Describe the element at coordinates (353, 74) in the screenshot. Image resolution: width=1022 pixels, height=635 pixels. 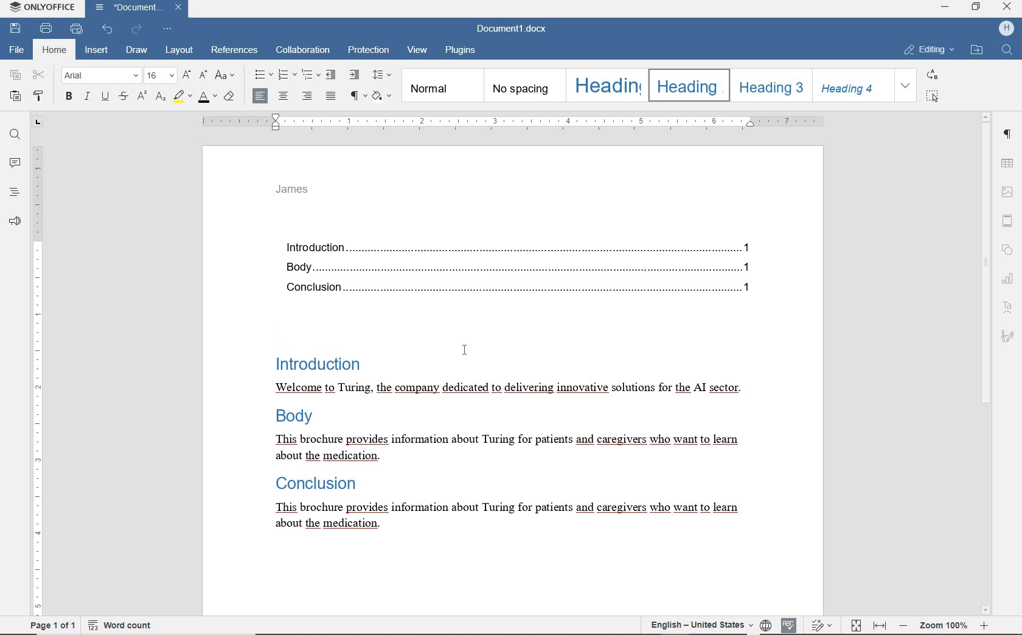
I see `increase indent` at that location.